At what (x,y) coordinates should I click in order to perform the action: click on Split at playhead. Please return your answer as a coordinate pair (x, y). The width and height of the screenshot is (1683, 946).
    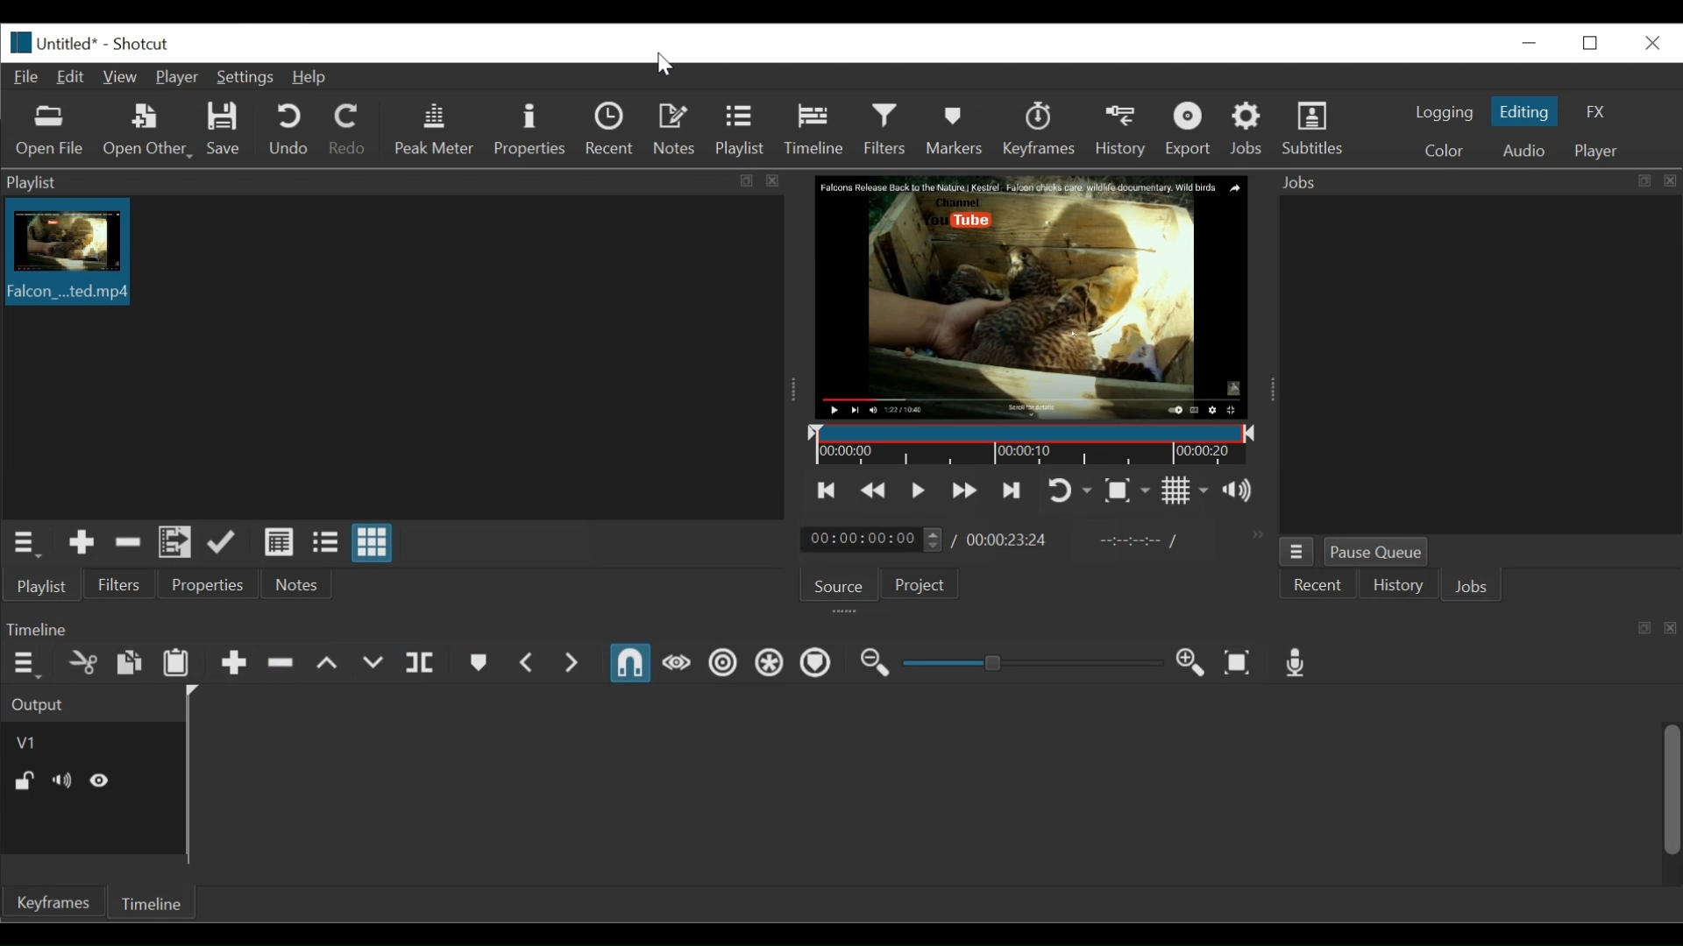
    Looking at the image, I should click on (423, 665).